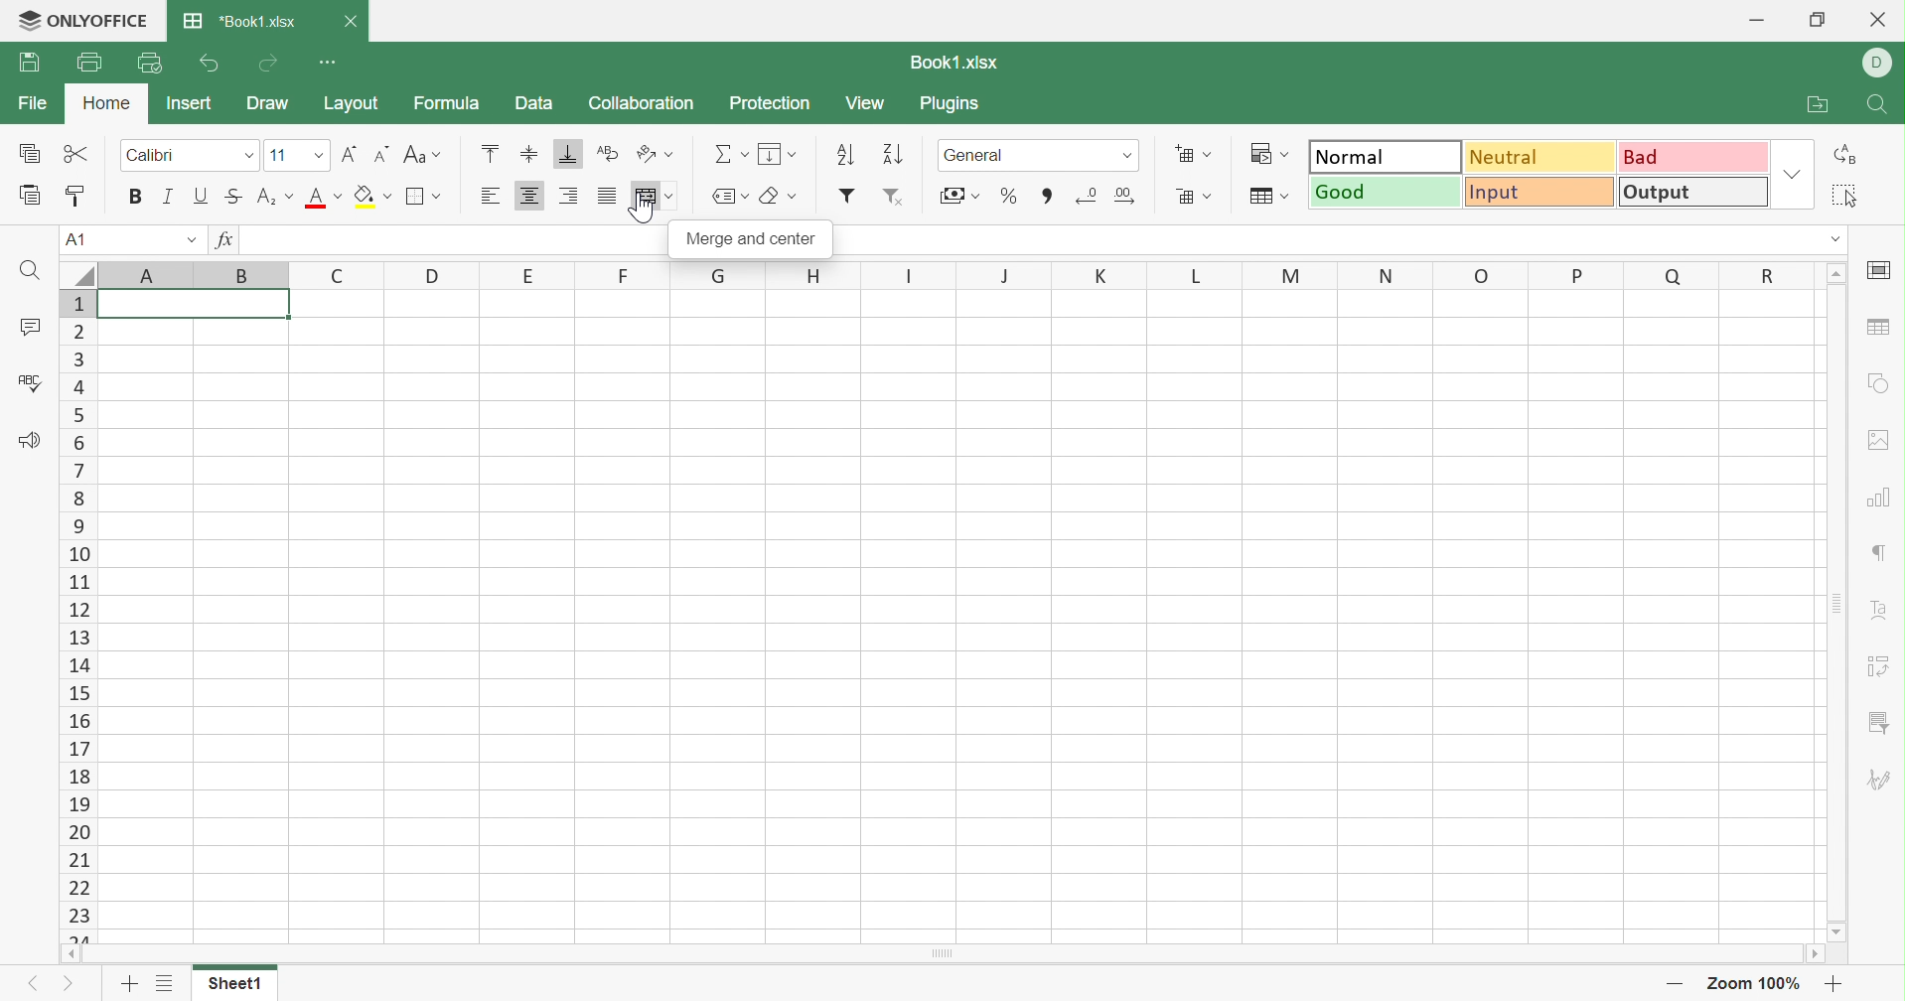 Image resolution: width=1905 pixels, height=1001 pixels. What do you see at coordinates (778, 155) in the screenshot?
I see `Fill` at bounding box center [778, 155].